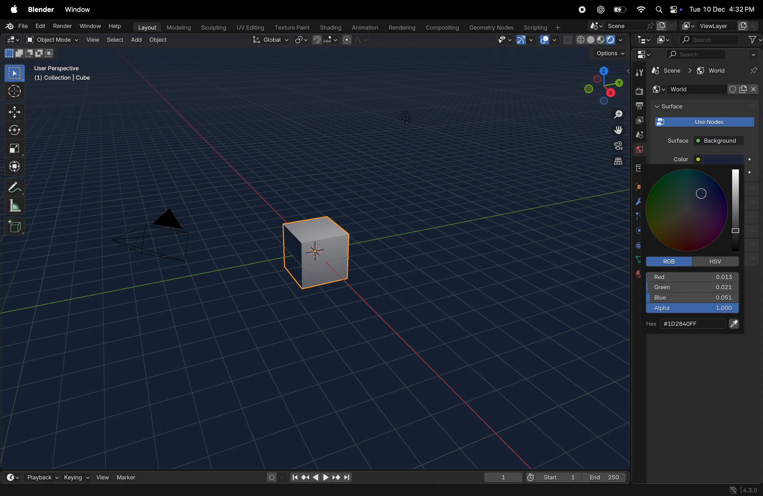  I want to click on apple widgets, so click(667, 9).